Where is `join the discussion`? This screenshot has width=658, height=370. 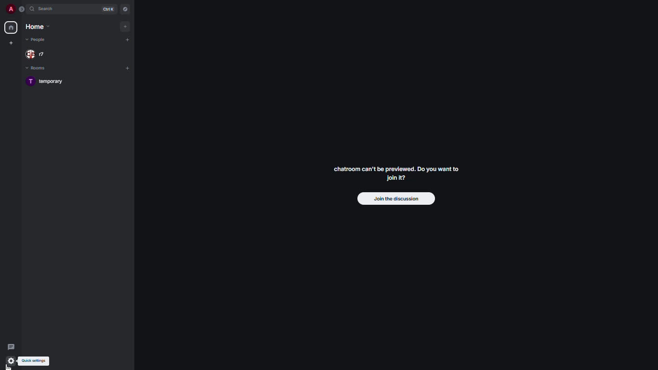 join the discussion is located at coordinates (394, 199).